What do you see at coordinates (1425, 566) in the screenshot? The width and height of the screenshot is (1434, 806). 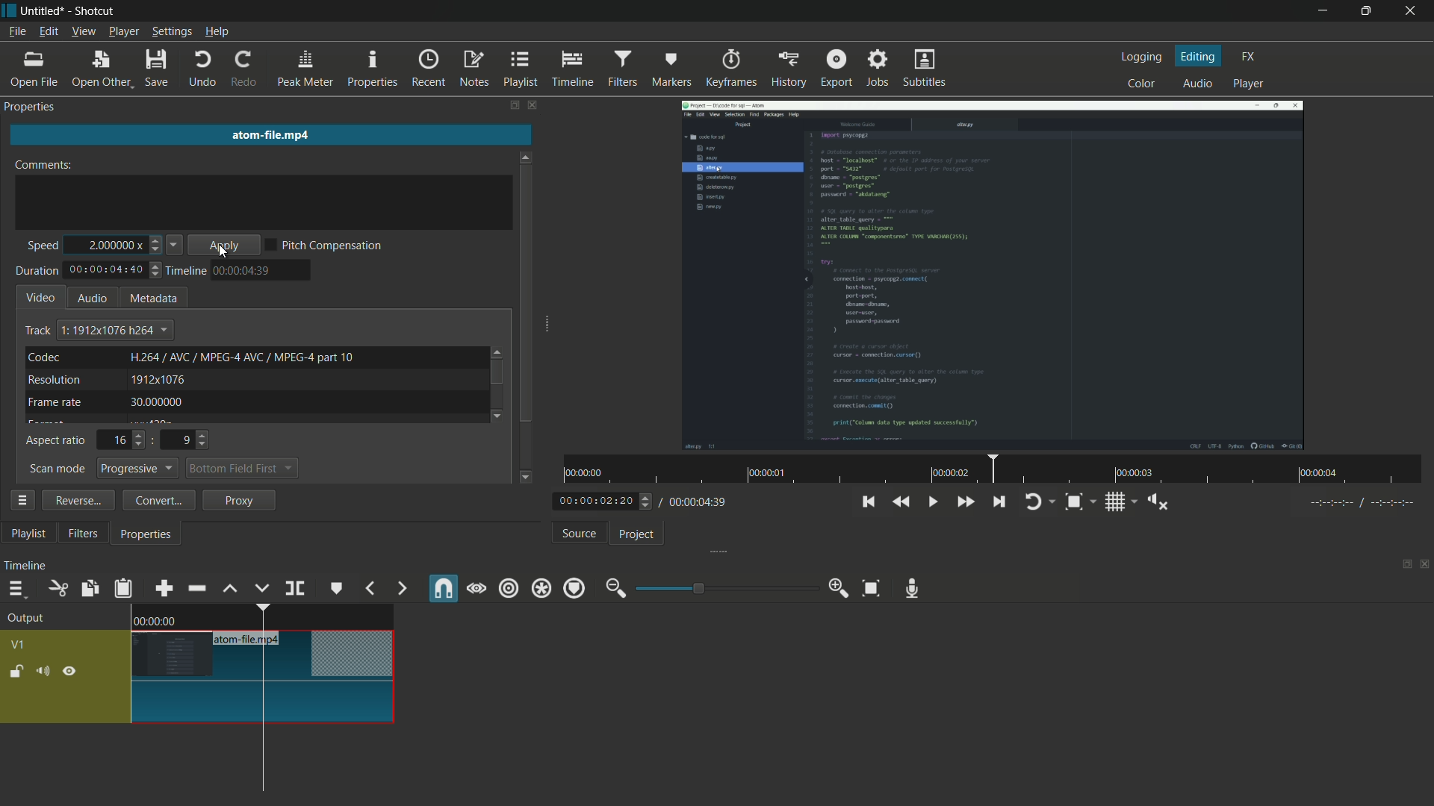 I see `close timeline` at bounding box center [1425, 566].